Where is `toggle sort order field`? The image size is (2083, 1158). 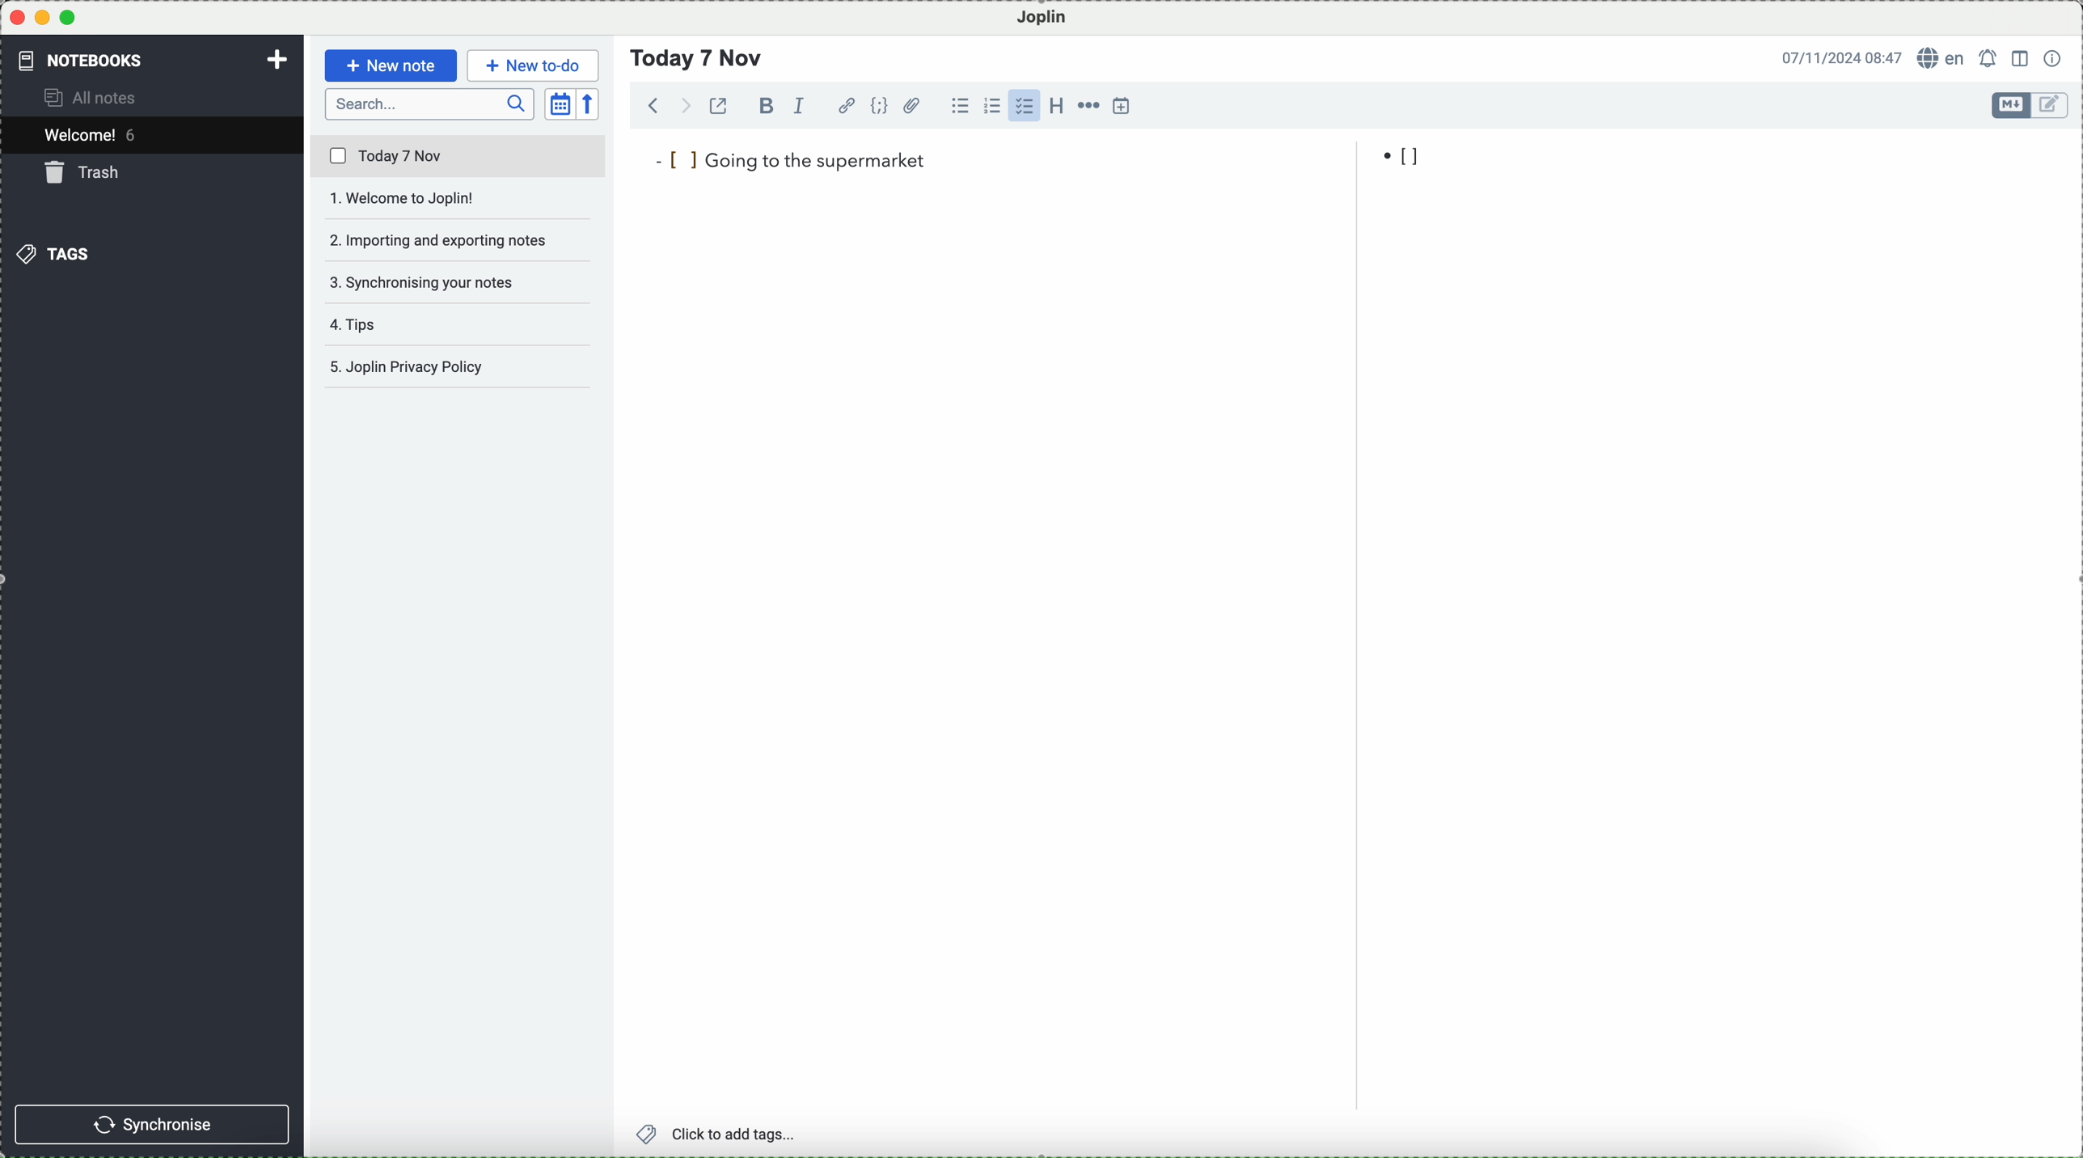 toggle sort order field is located at coordinates (560, 104).